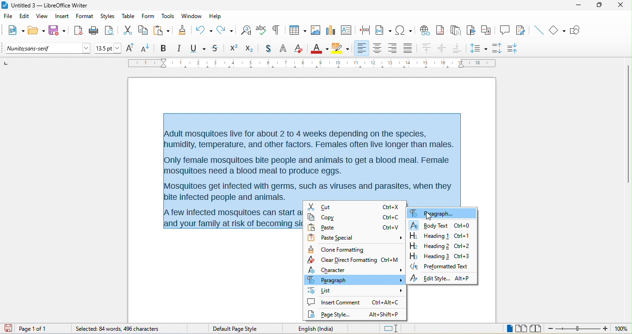  Describe the element at coordinates (463, 226) in the screenshot. I see `shortcut key` at that location.